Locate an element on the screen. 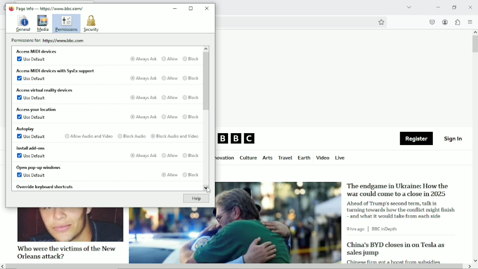 The width and height of the screenshot is (478, 269). Extensions is located at coordinates (457, 22).